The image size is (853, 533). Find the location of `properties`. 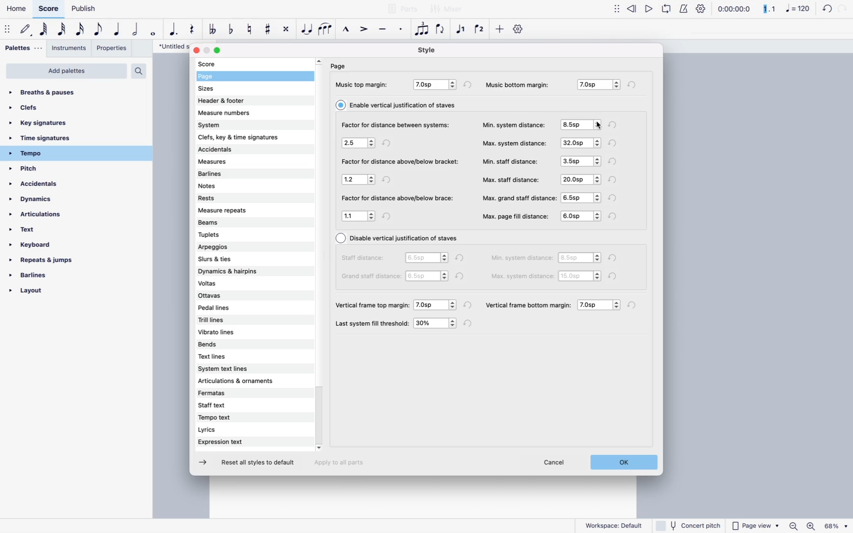

properties is located at coordinates (112, 50).